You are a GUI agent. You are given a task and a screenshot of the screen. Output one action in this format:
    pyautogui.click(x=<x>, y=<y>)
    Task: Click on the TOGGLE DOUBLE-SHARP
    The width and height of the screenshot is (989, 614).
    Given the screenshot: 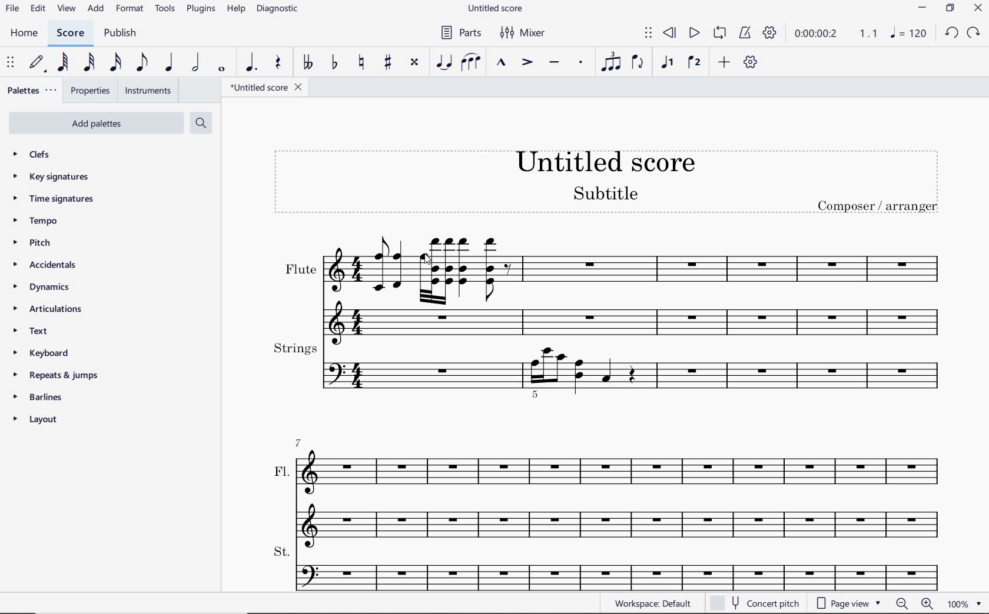 What is the action you would take?
    pyautogui.click(x=414, y=63)
    